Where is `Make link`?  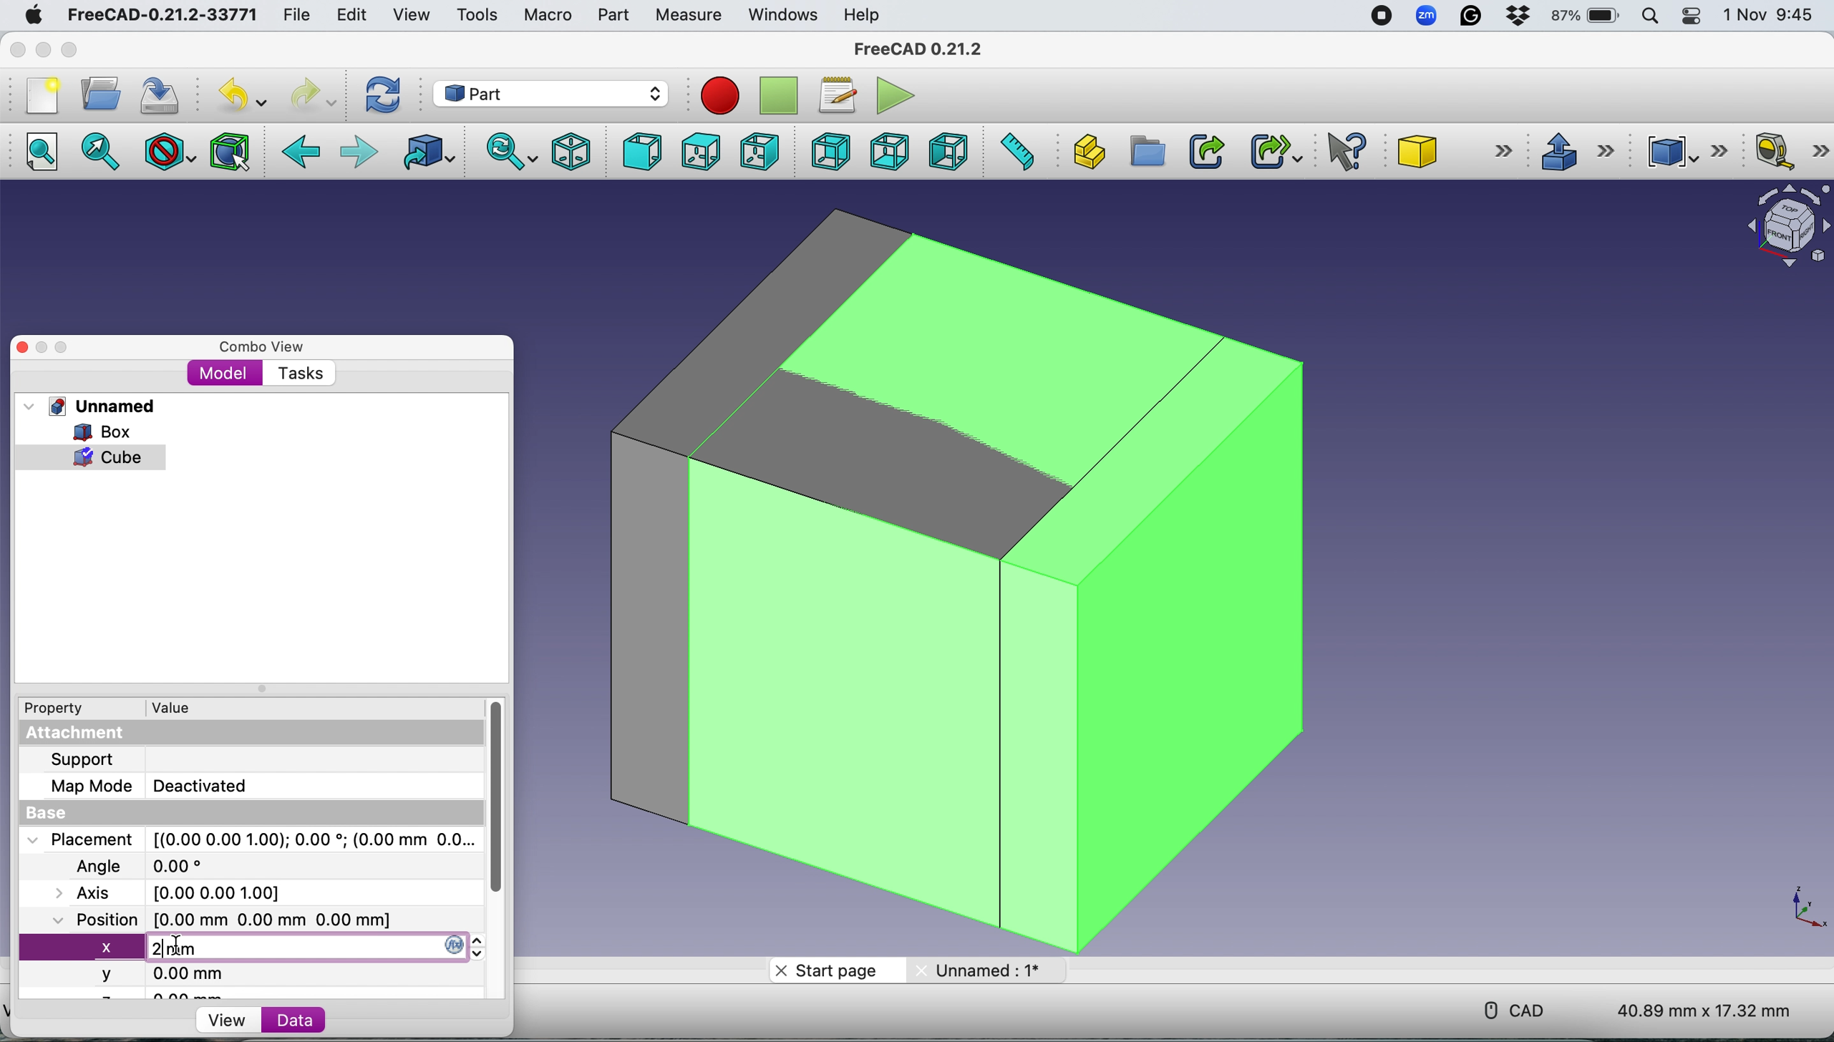
Make link is located at coordinates (1206, 151).